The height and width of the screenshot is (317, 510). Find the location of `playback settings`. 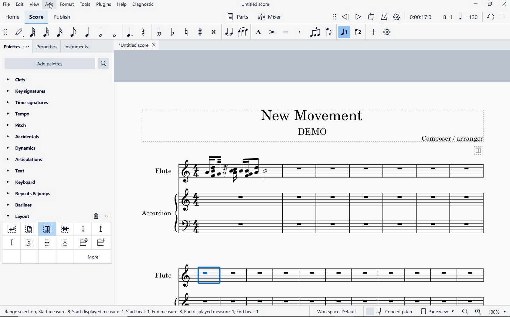

playback settings is located at coordinates (398, 17).